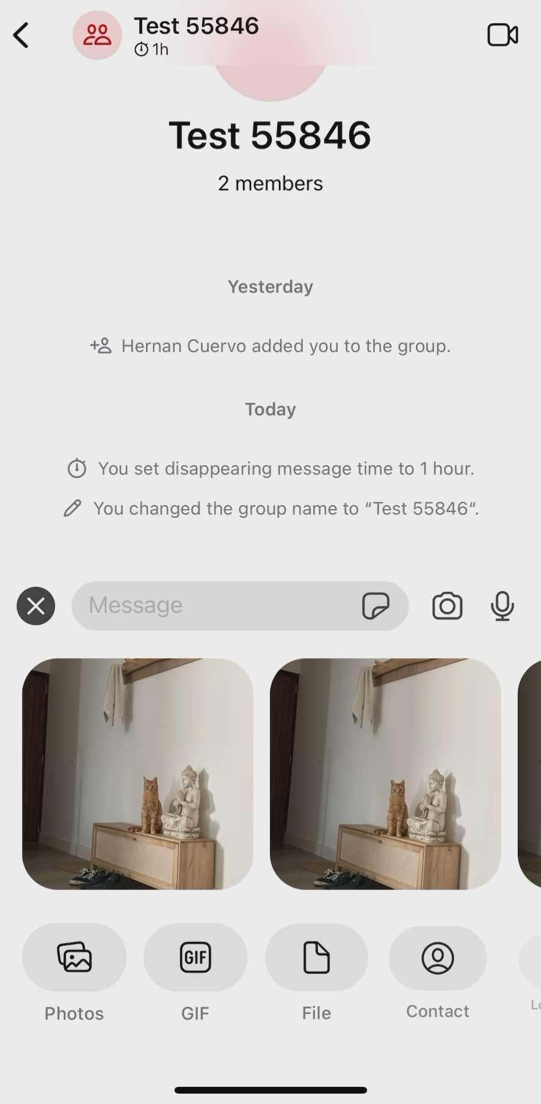 This screenshot has height=1104, width=541. Describe the element at coordinates (317, 974) in the screenshot. I see `file button` at that location.